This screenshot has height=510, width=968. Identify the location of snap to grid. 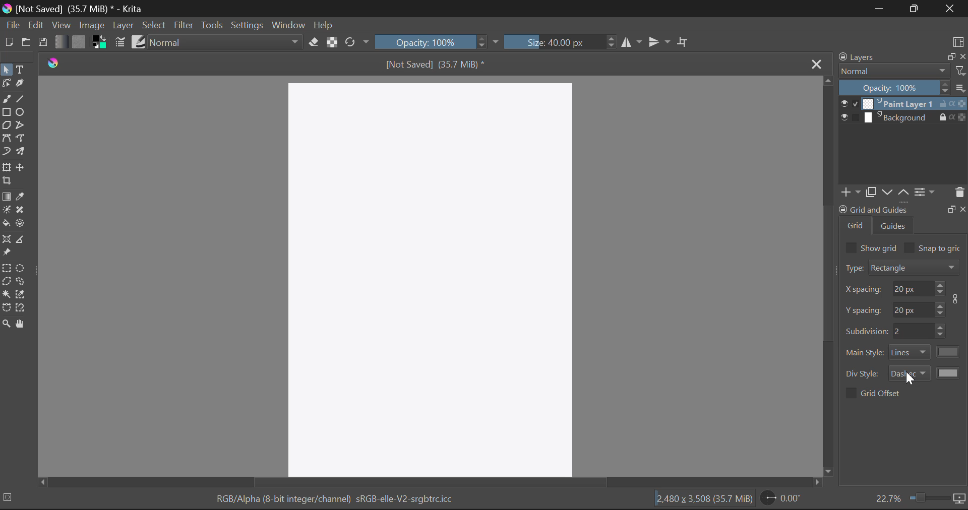
(941, 249).